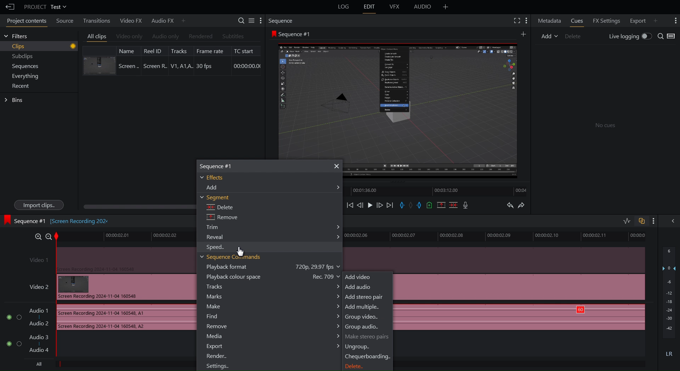 Image resolution: width=680 pixels, height=371 pixels. Describe the element at coordinates (358, 346) in the screenshot. I see `Ungroup` at that location.